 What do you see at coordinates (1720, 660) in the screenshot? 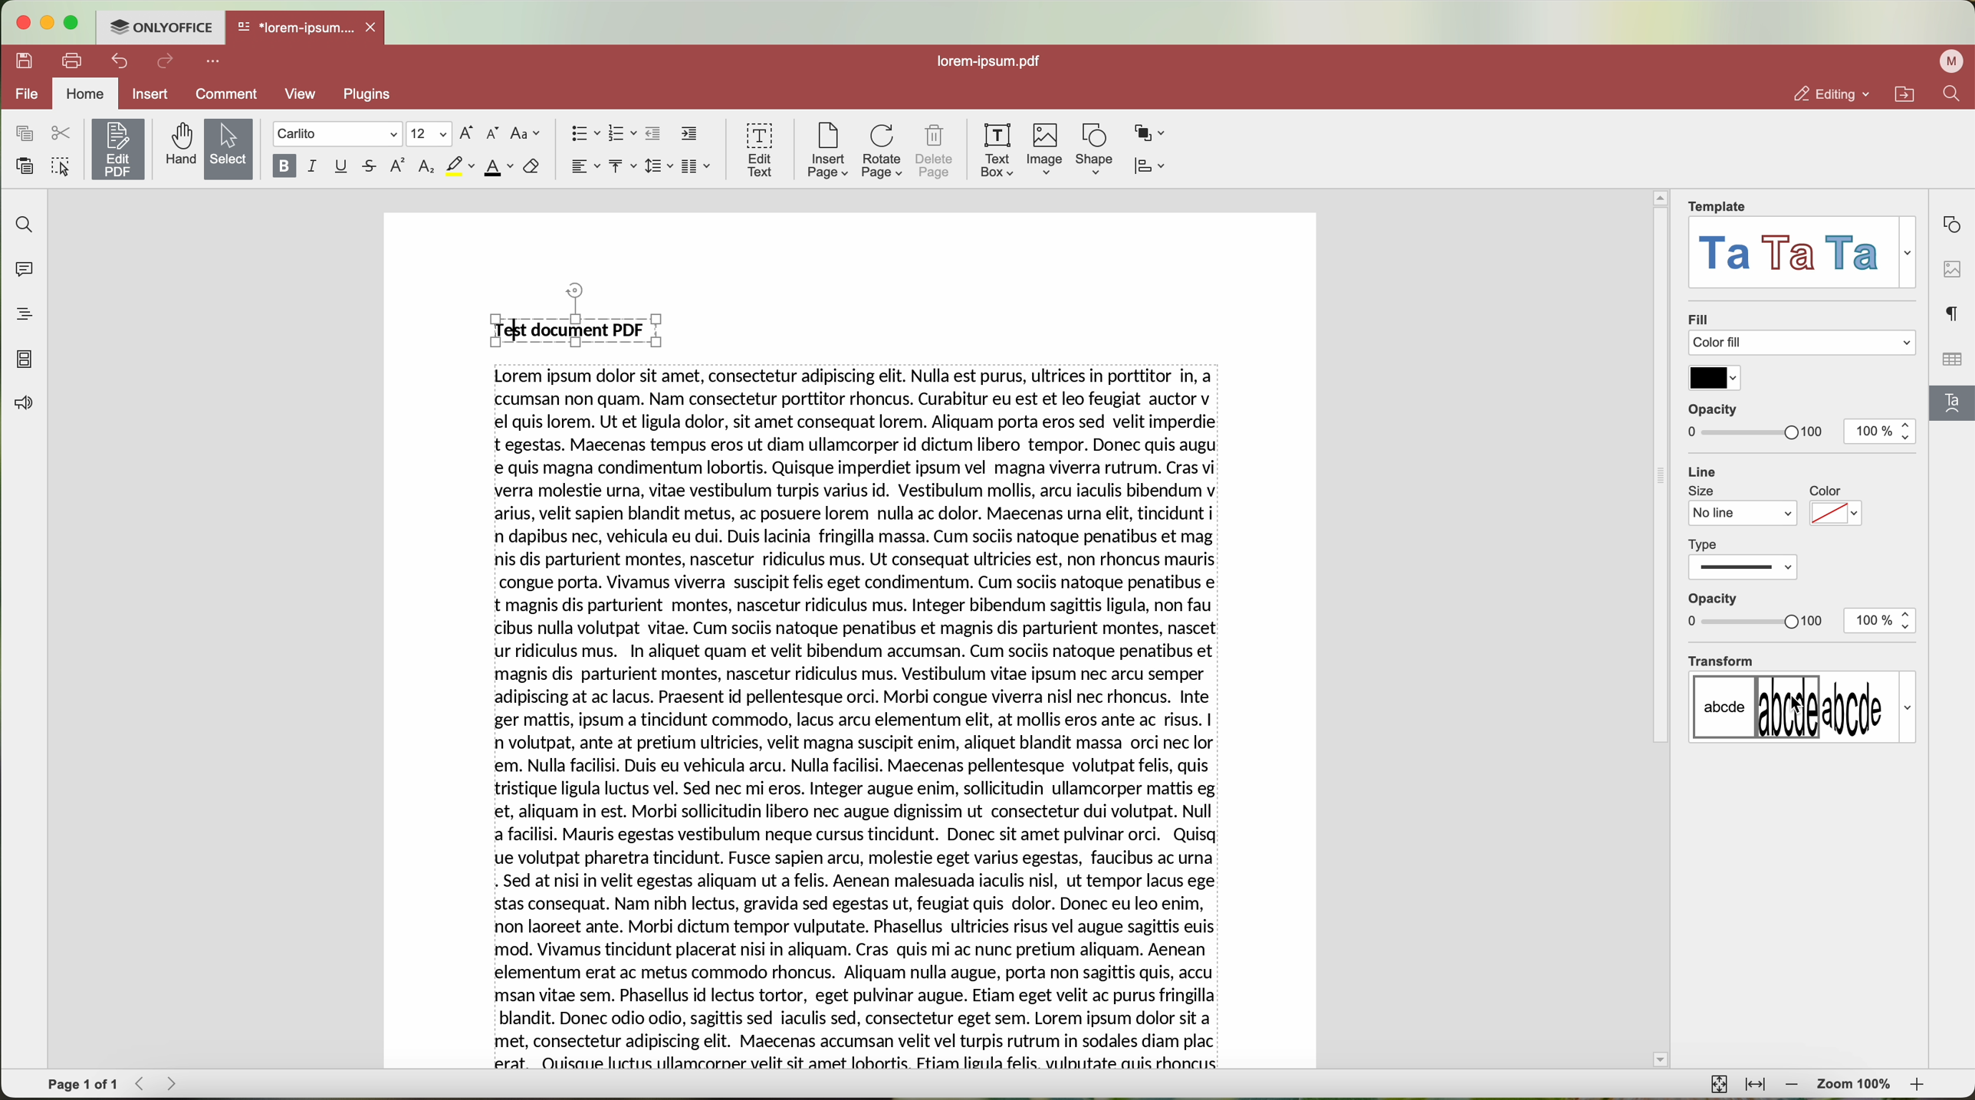
I see `transform` at bounding box center [1720, 660].